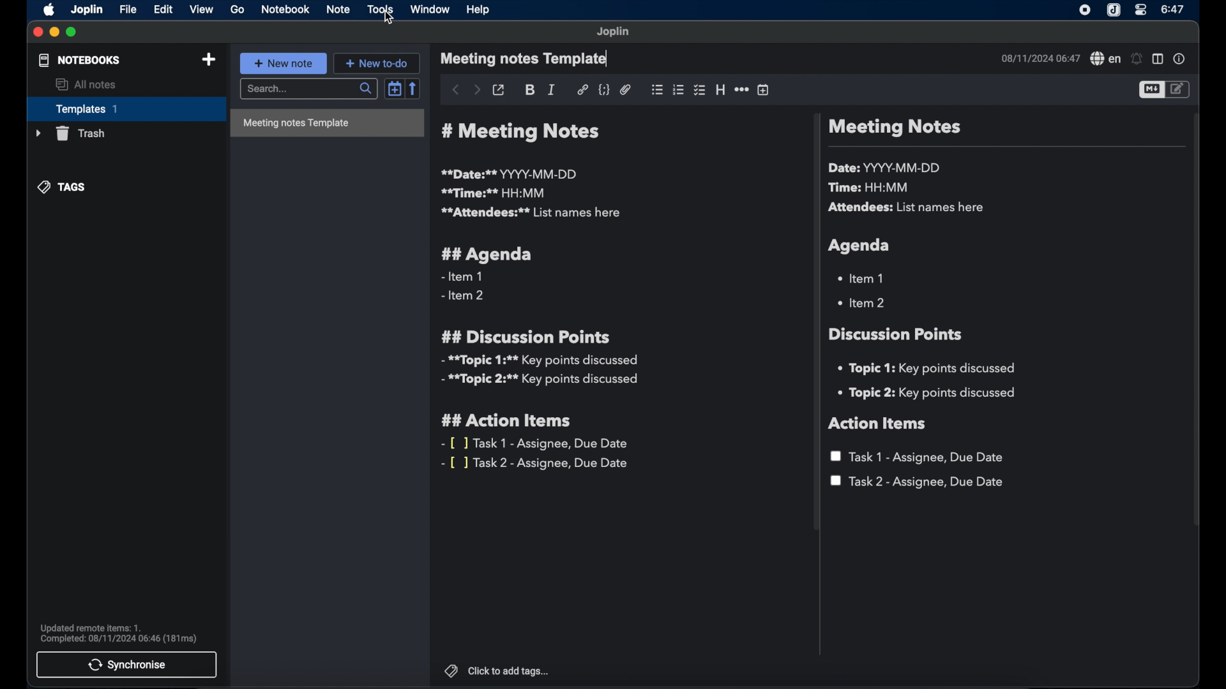  I want to click on task 2 assignee, due date, so click(918, 482).